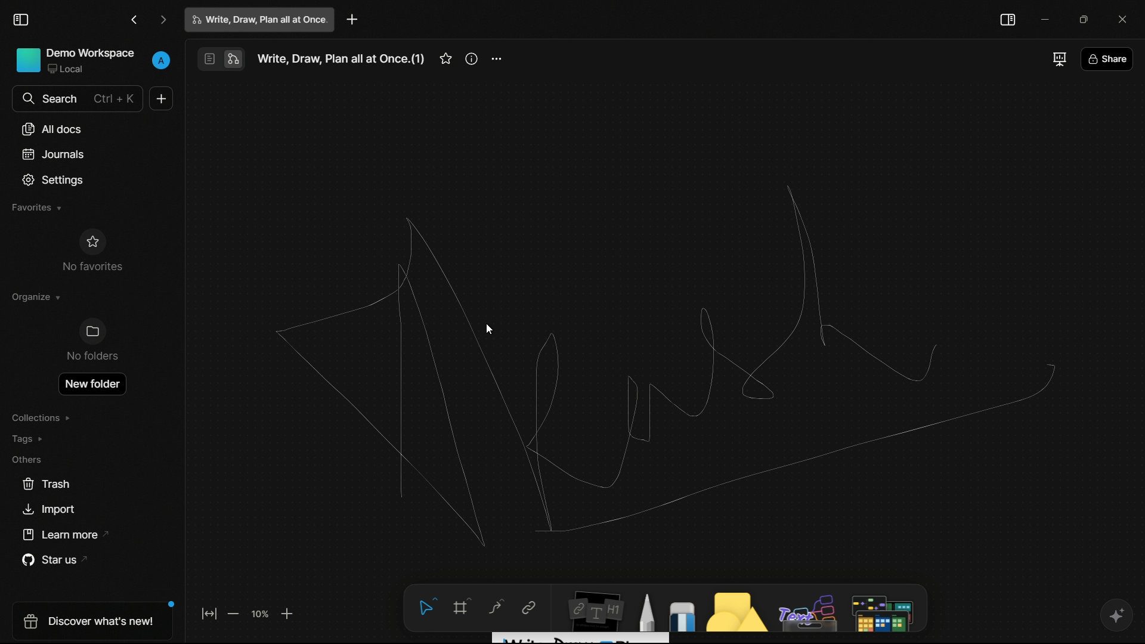 The image size is (1145, 644). What do you see at coordinates (808, 609) in the screenshot?
I see `others` at bounding box center [808, 609].